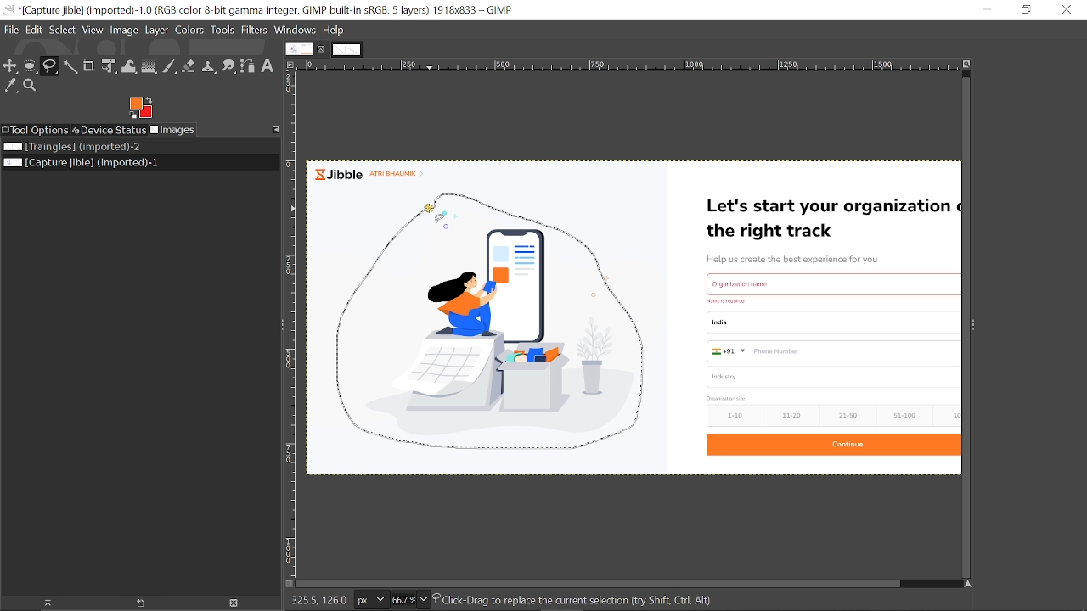  What do you see at coordinates (296, 31) in the screenshot?
I see `Windows` at bounding box center [296, 31].